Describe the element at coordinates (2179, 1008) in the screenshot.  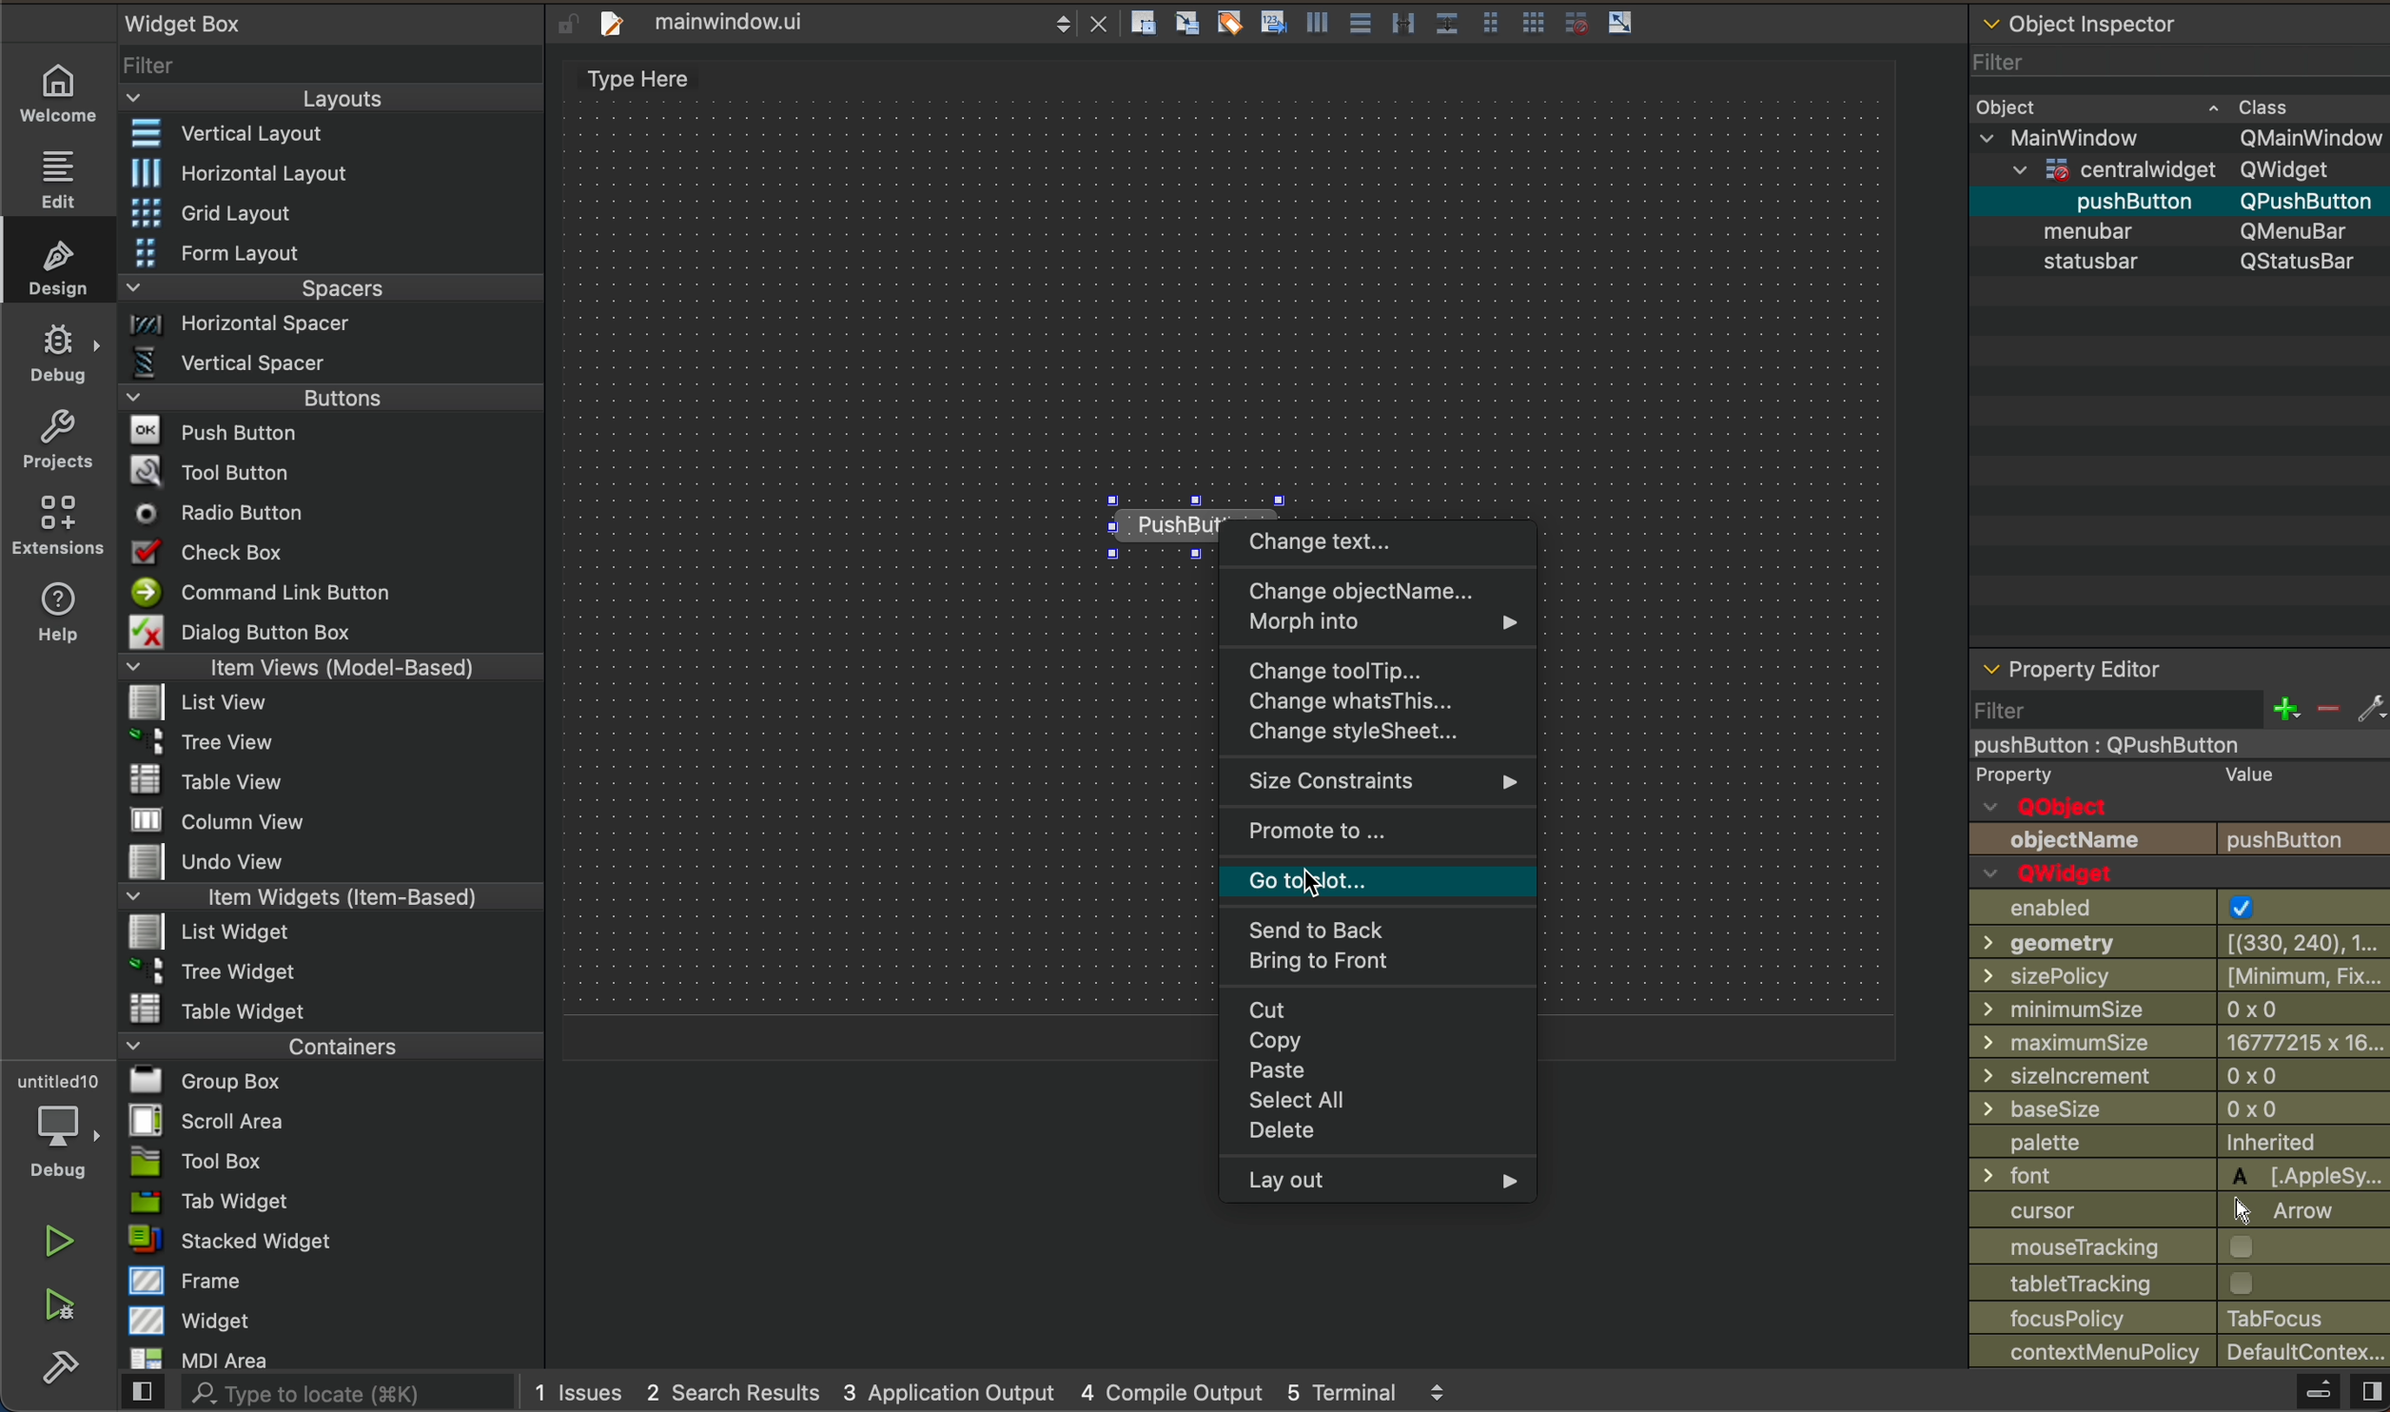
I see `mininmumsize` at that location.